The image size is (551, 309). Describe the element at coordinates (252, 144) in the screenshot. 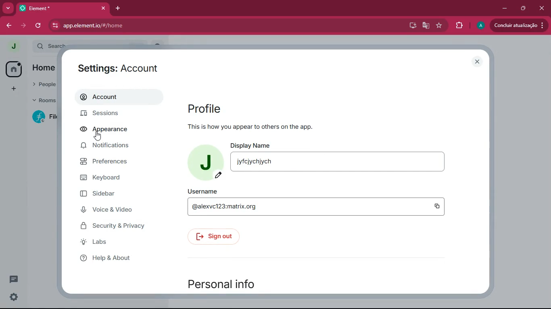

I see `Display Name` at that location.